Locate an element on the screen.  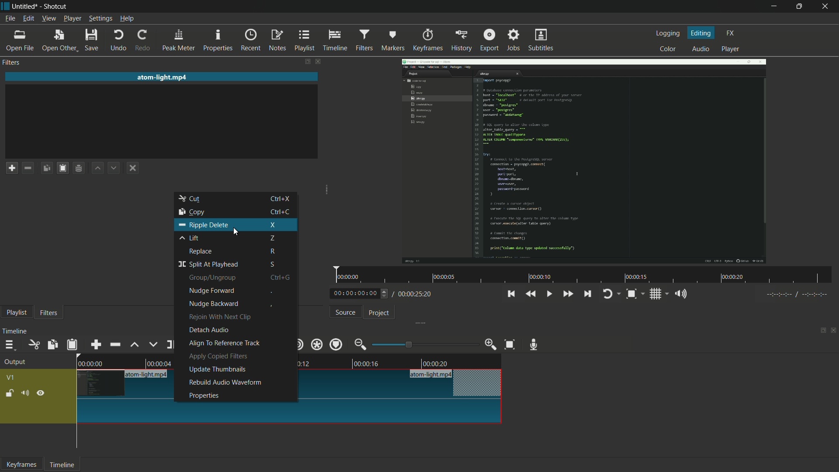
output is located at coordinates (14, 362).